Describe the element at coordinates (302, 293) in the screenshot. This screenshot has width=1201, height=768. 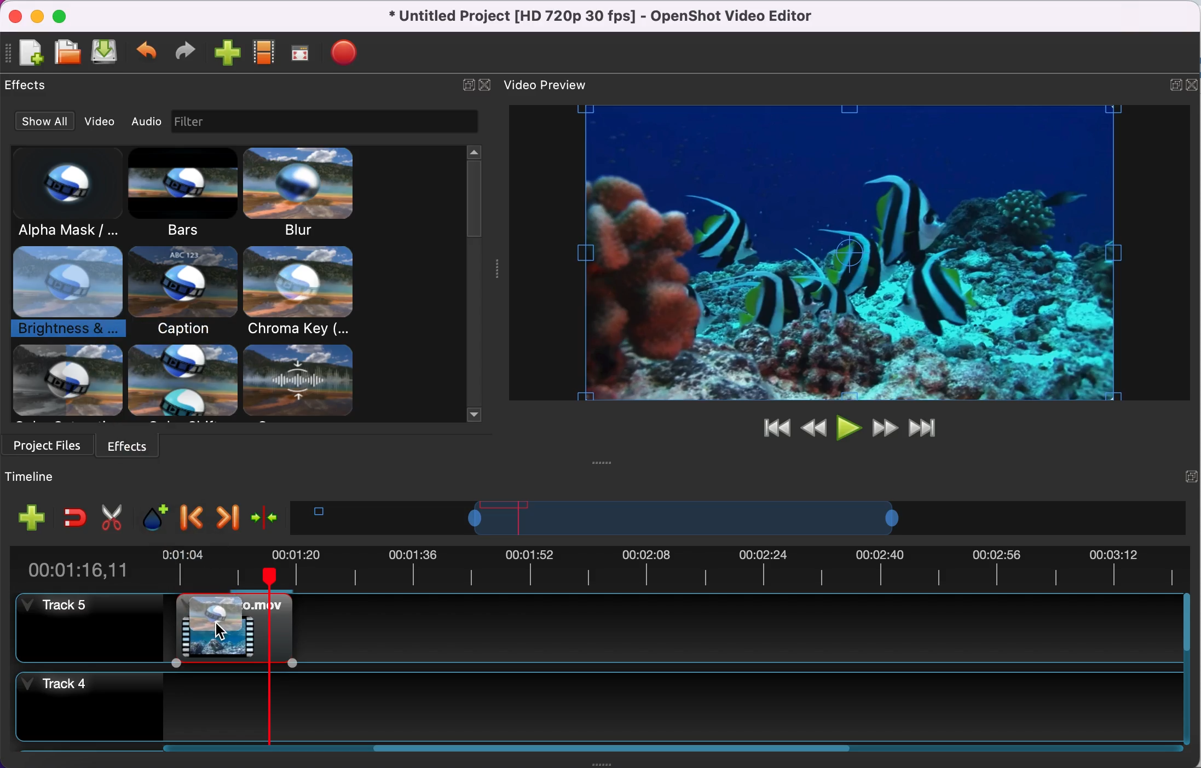
I see `chroma key` at that location.